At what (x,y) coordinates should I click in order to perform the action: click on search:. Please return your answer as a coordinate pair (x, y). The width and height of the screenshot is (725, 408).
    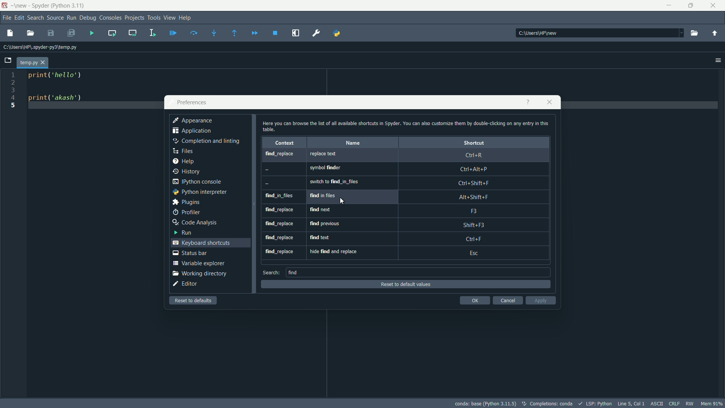
    Looking at the image, I should click on (270, 272).